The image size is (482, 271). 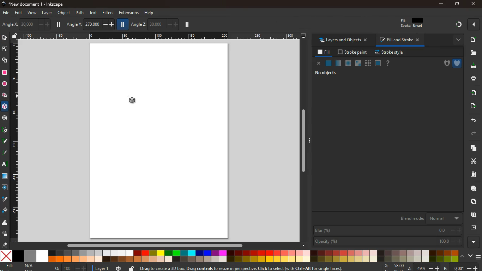 I want to click on armour, so click(x=457, y=63).